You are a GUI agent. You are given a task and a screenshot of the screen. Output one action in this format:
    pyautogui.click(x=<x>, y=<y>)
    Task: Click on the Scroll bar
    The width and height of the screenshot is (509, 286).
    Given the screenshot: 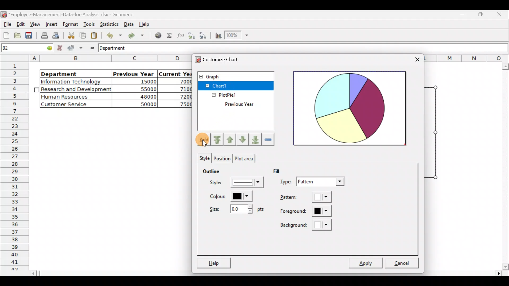 What is the action you would take?
    pyautogui.click(x=504, y=167)
    